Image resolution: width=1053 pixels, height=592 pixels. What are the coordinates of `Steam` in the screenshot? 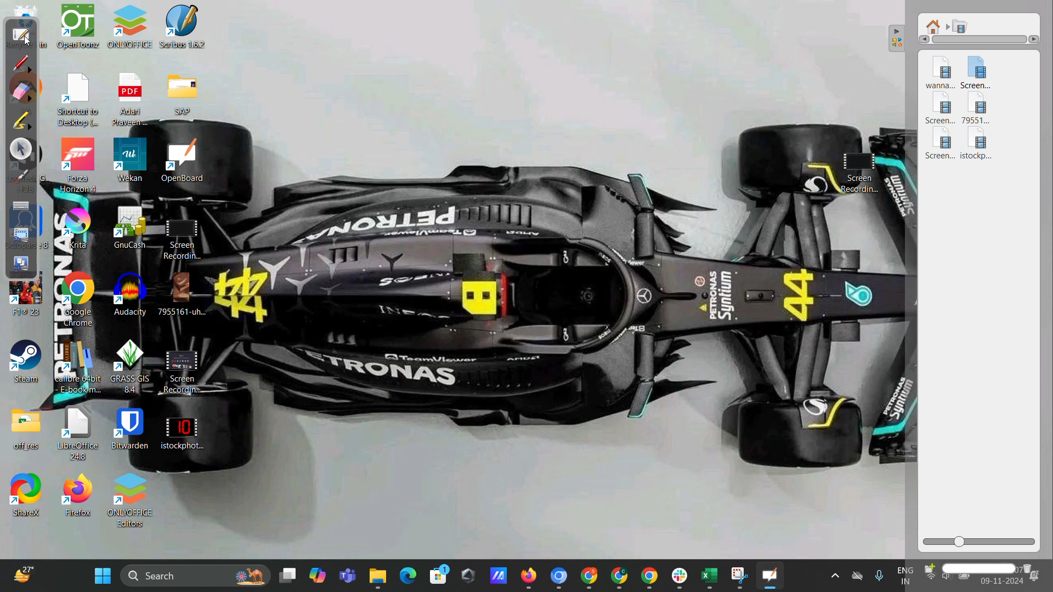 It's located at (27, 363).